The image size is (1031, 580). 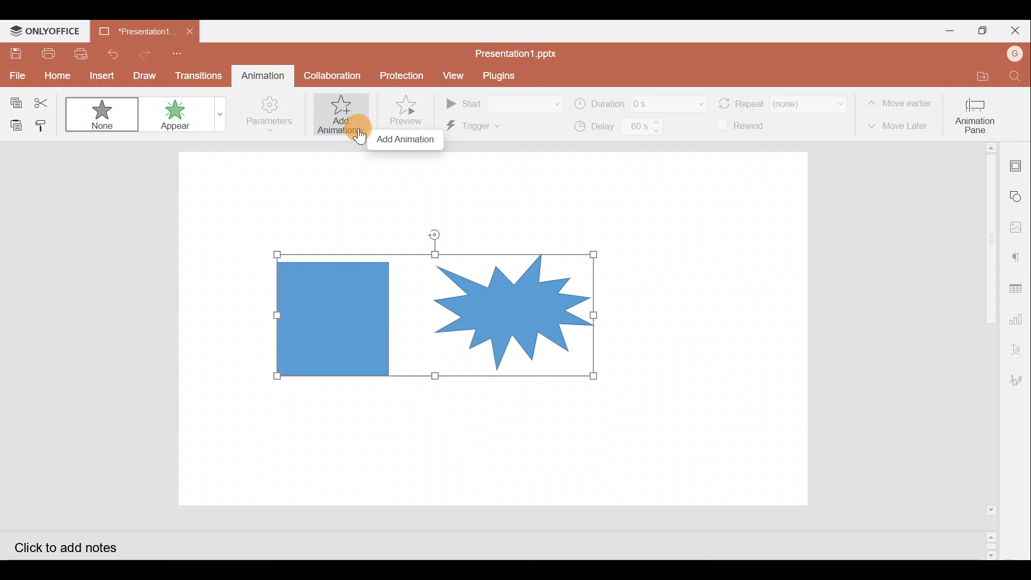 I want to click on Animation, so click(x=260, y=75).